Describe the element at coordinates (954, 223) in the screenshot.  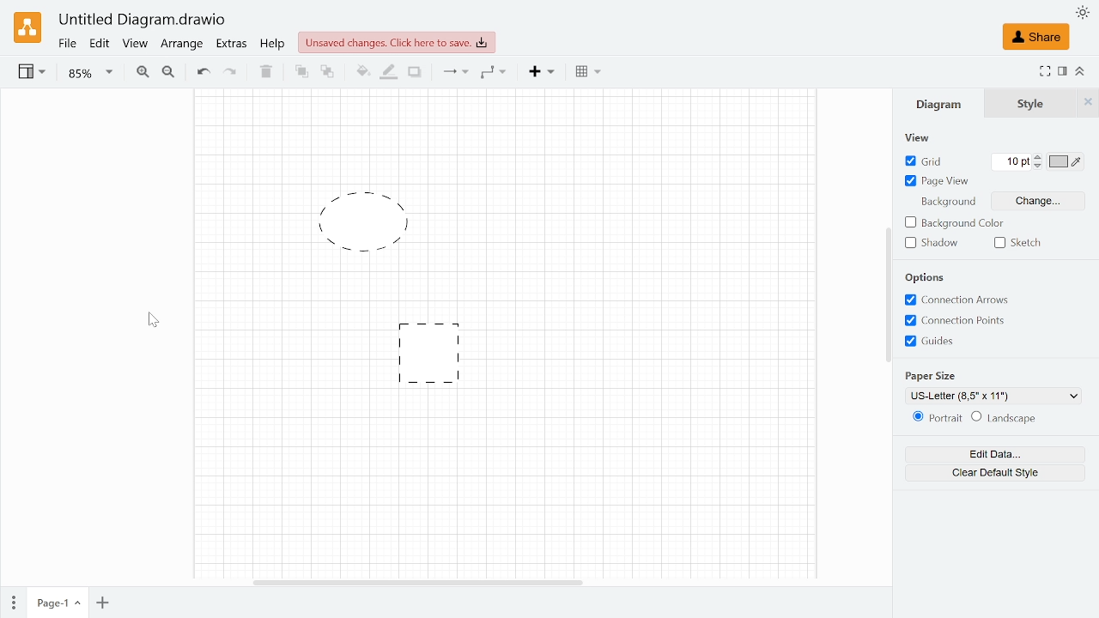
I see `Background color` at that location.